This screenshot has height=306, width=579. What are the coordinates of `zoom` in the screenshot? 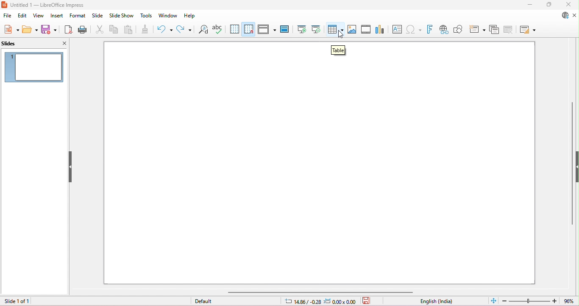 It's located at (539, 301).